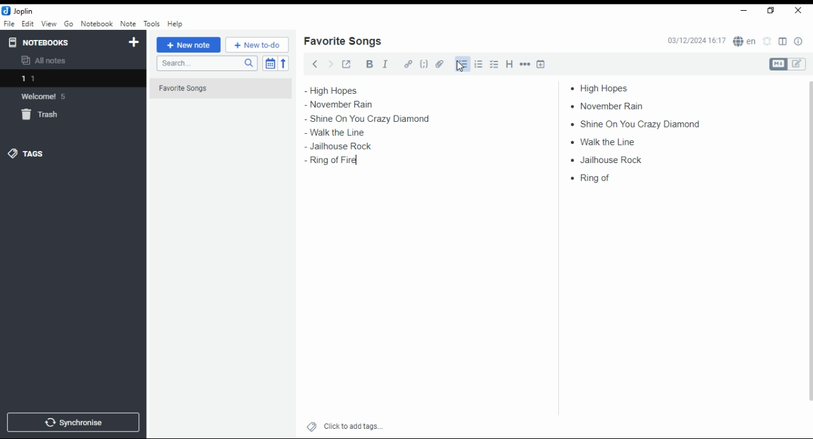  I want to click on mouse pointer, so click(460, 66).